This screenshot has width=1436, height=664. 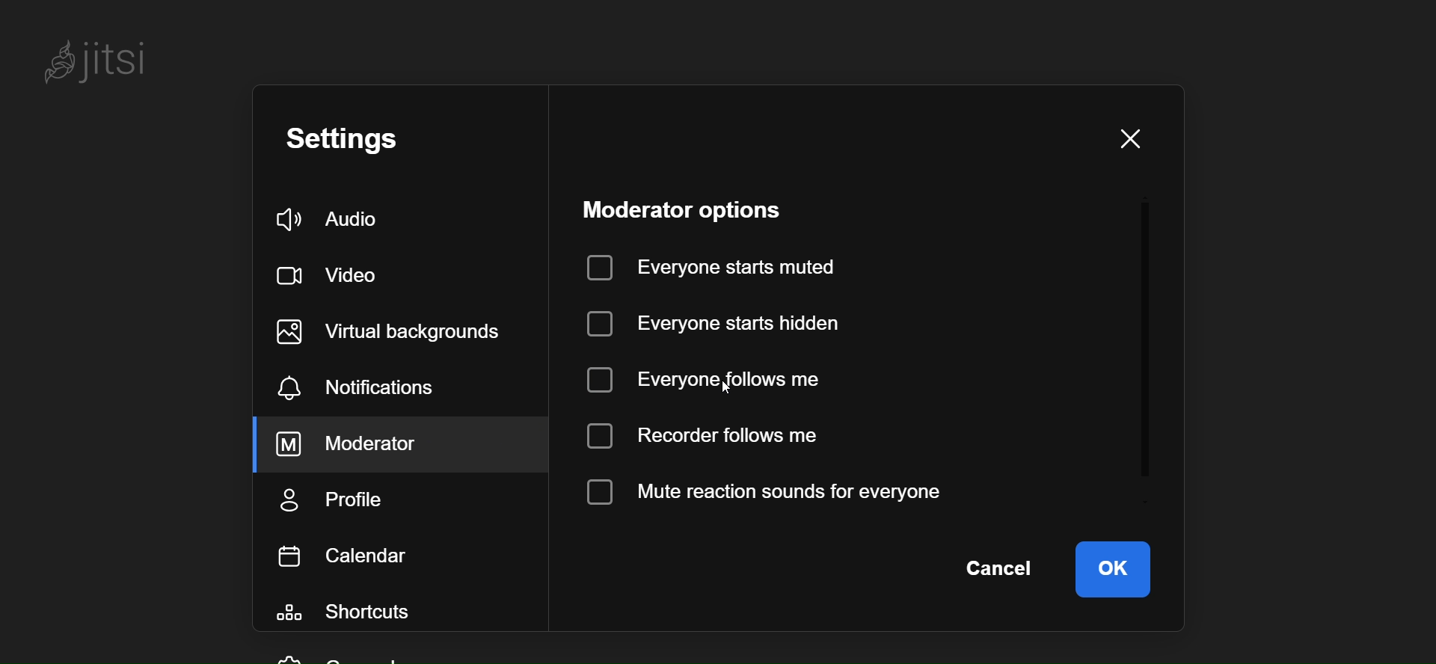 What do you see at coordinates (720, 265) in the screenshot?
I see `everyone stays mute` at bounding box center [720, 265].